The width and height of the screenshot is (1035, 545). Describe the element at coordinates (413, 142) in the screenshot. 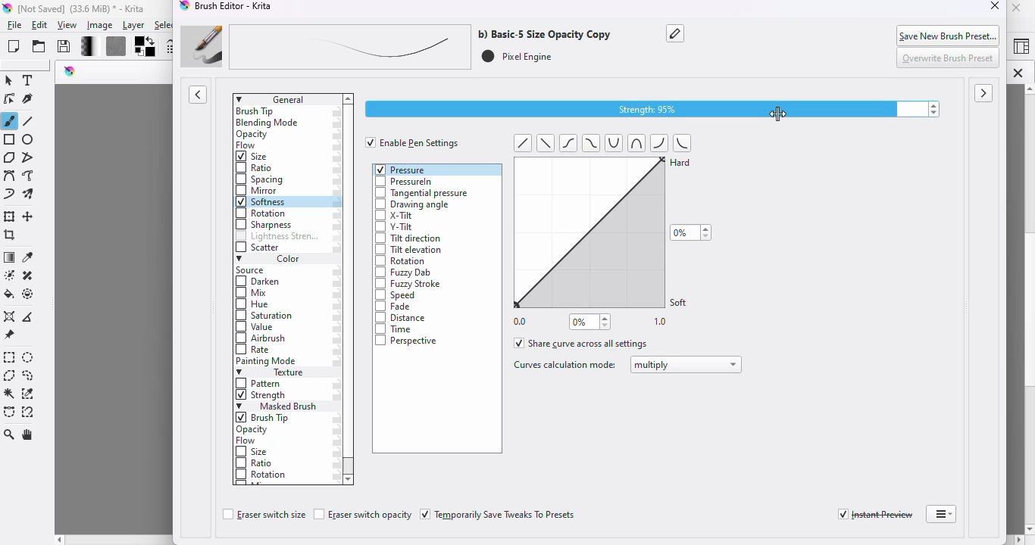

I see `enable pen settings` at that location.